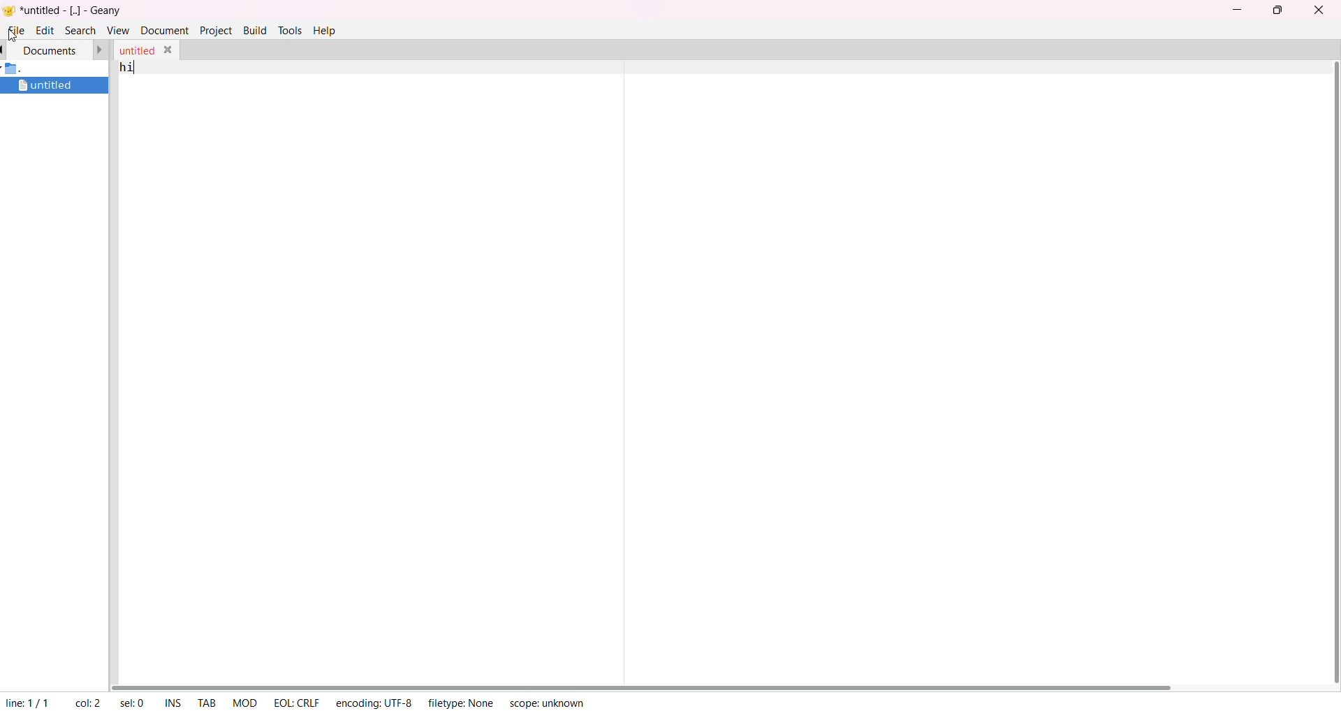  What do you see at coordinates (175, 703) in the screenshot?
I see `ins` at bounding box center [175, 703].